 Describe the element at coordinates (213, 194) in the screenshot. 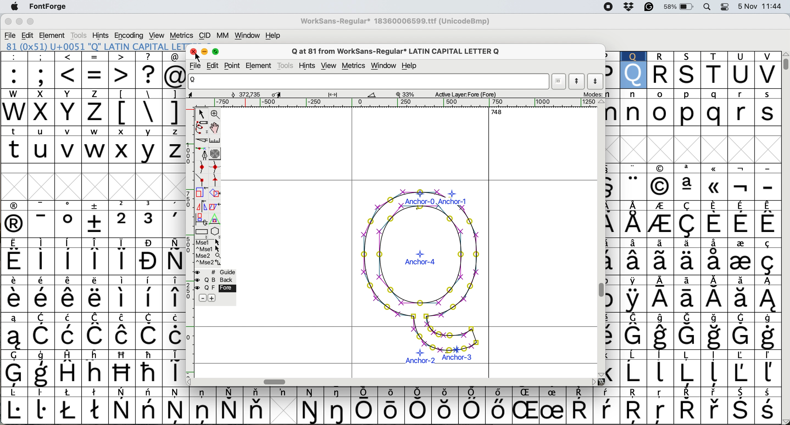

I see `rotate the selection` at that location.